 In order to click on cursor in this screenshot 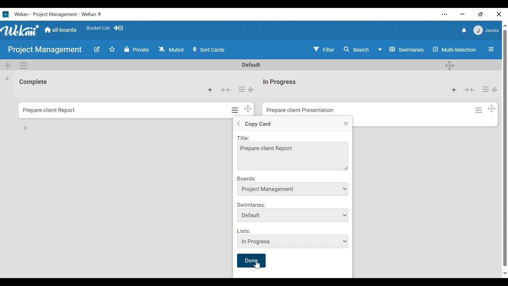, I will do `click(26, 129)`.